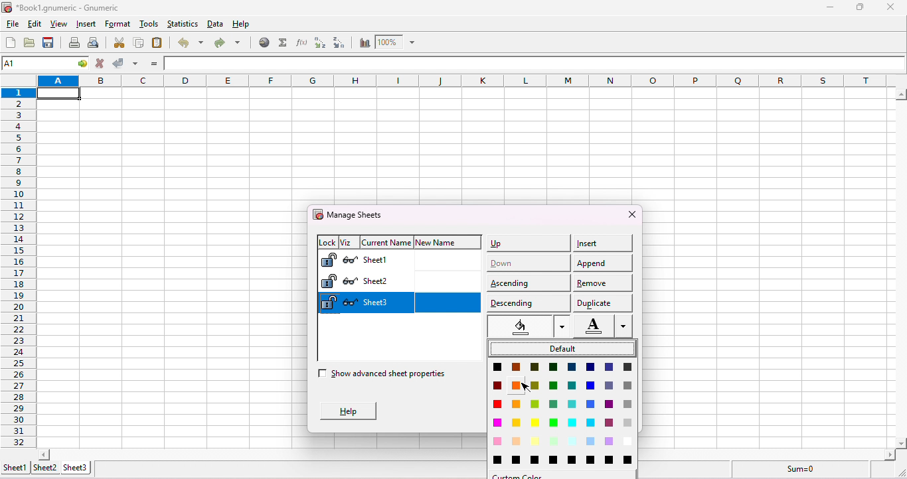 The image size is (907, 479). What do you see at coordinates (216, 21) in the screenshot?
I see `data` at bounding box center [216, 21].